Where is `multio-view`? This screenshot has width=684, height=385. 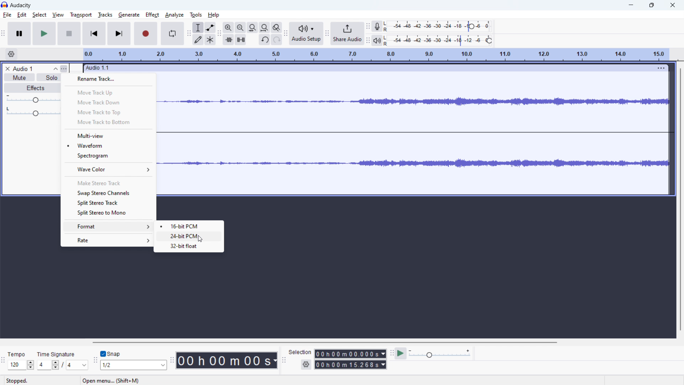
multio-view is located at coordinates (109, 135).